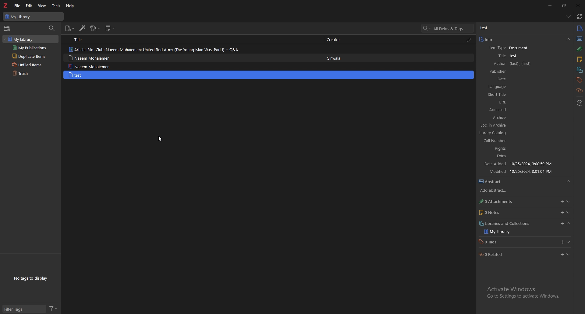 This screenshot has width=585, height=314. I want to click on expand section, so click(571, 224).